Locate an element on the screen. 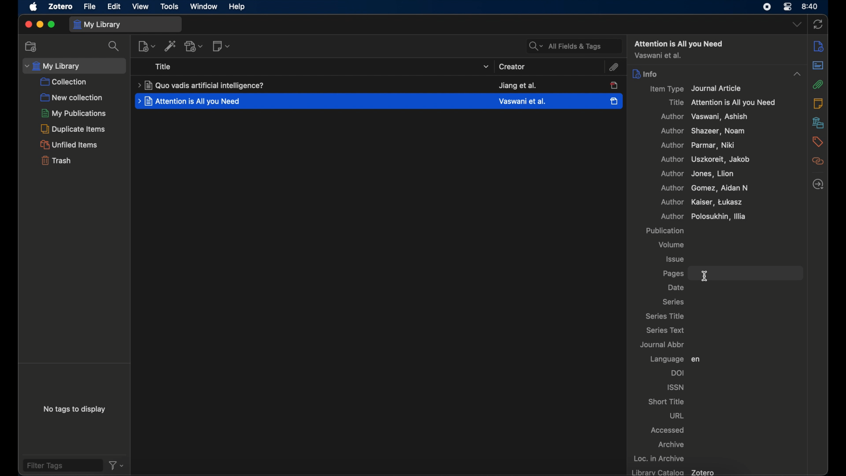 The width and height of the screenshot is (846, 476). info is located at coordinates (646, 74).